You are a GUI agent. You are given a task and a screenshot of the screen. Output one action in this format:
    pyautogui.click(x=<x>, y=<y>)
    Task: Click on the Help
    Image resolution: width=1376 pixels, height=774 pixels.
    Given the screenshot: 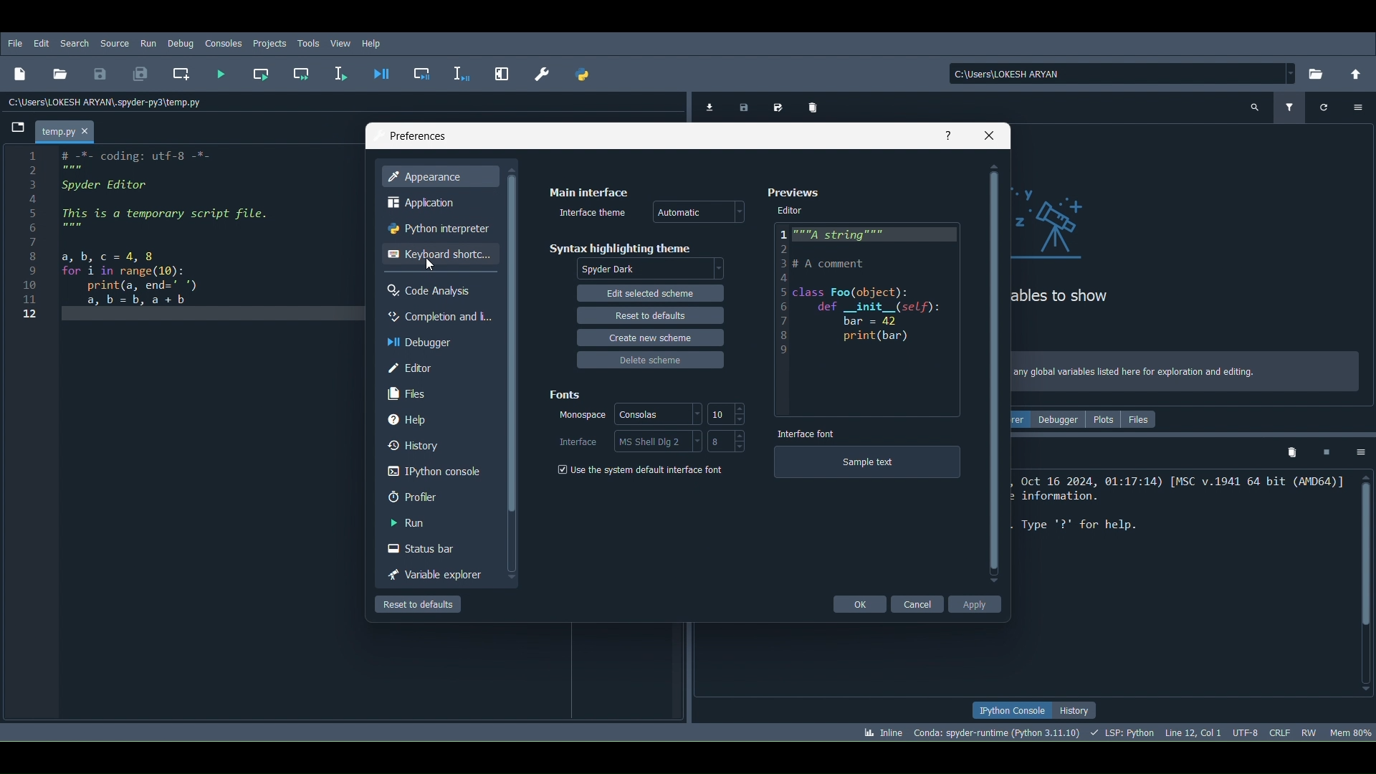 What is the action you would take?
    pyautogui.click(x=945, y=134)
    